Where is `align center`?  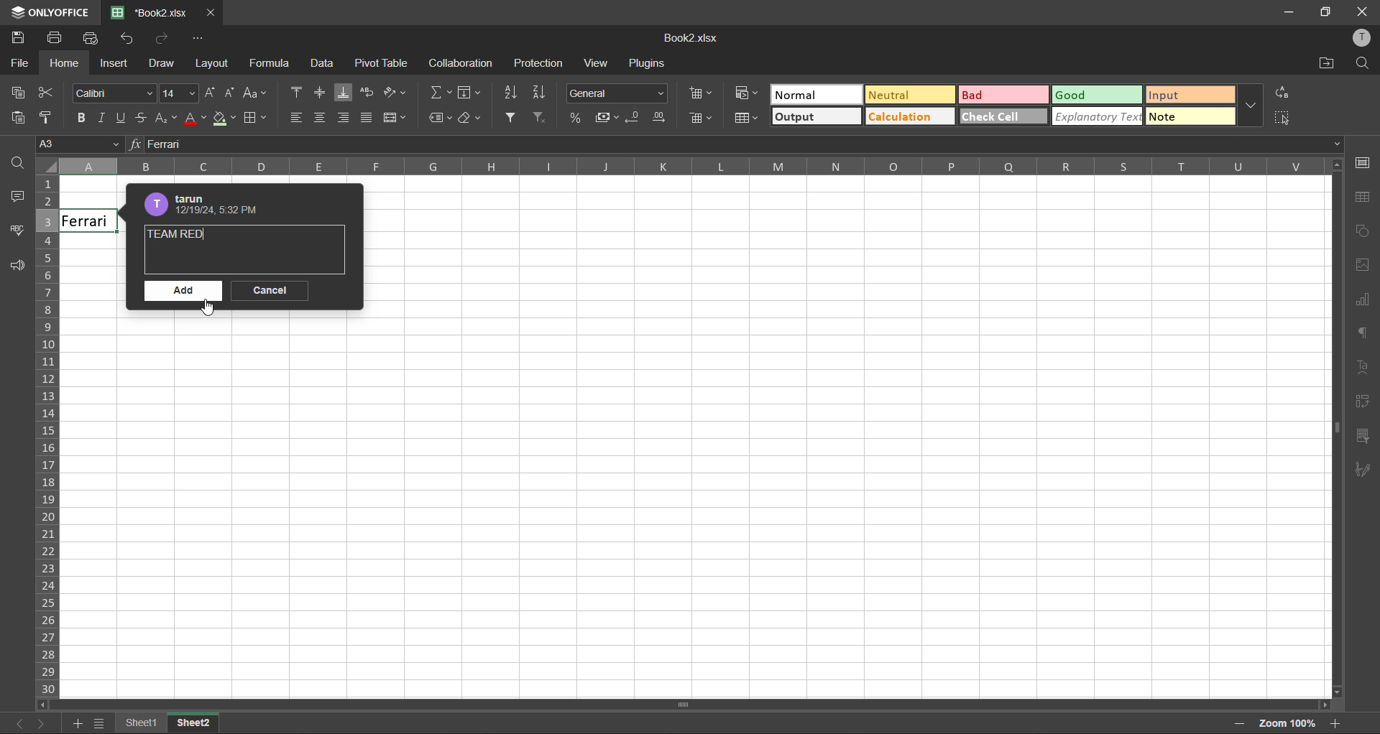 align center is located at coordinates (321, 118).